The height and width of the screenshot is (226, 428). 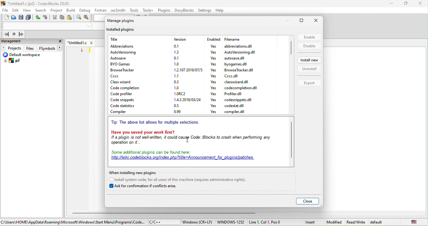 I want to click on install new, so click(x=310, y=61).